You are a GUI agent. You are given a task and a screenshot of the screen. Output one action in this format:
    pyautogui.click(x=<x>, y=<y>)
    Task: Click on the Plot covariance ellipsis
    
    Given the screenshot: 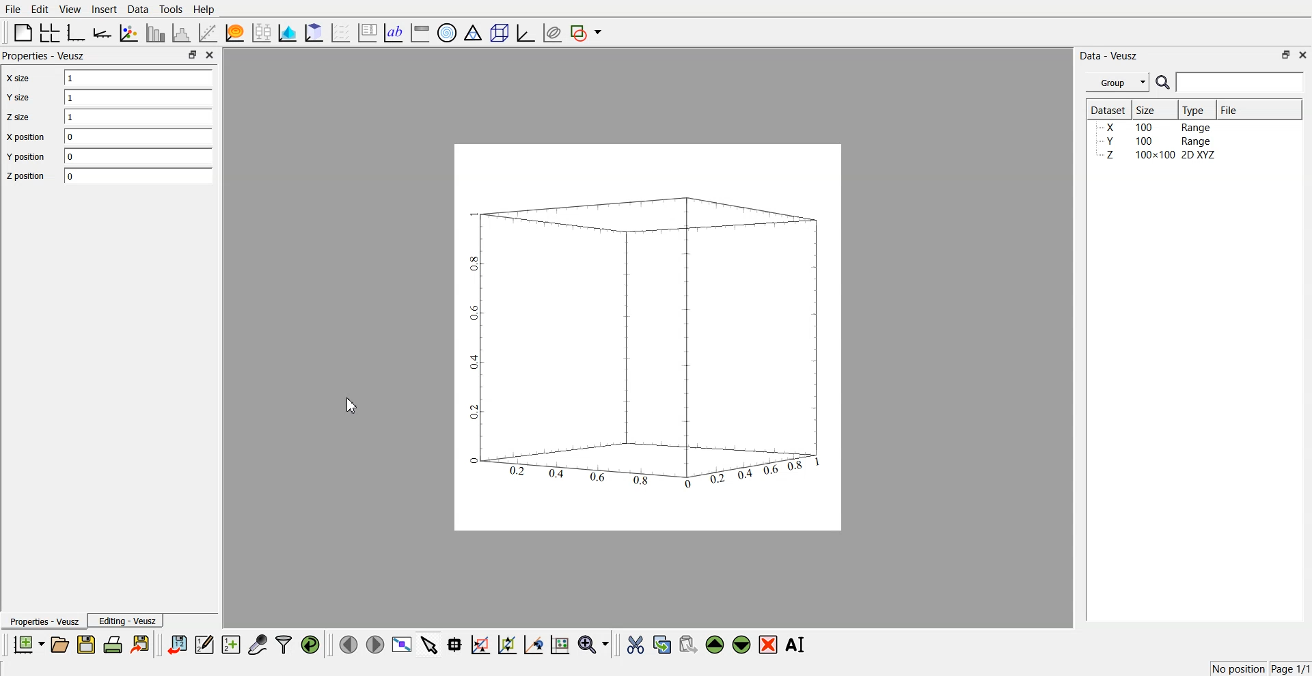 What is the action you would take?
    pyautogui.click(x=552, y=33)
    